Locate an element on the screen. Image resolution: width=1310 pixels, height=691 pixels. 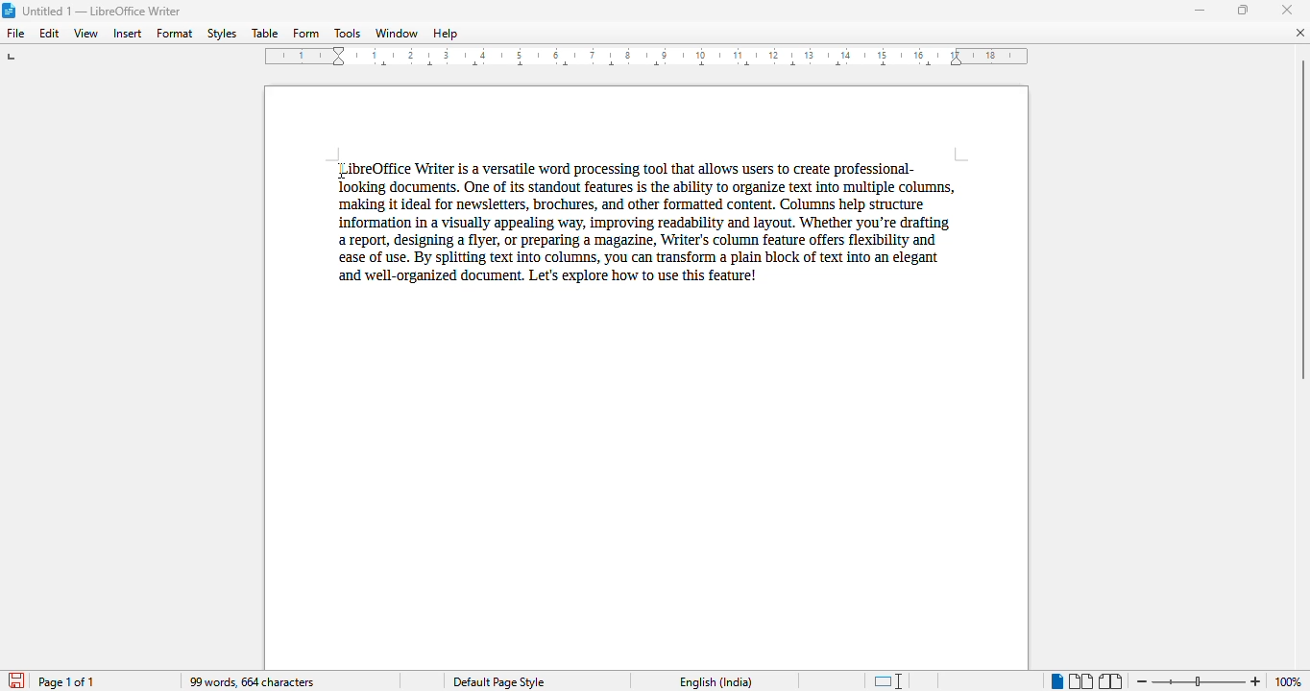
format is located at coordinates (176, 34).